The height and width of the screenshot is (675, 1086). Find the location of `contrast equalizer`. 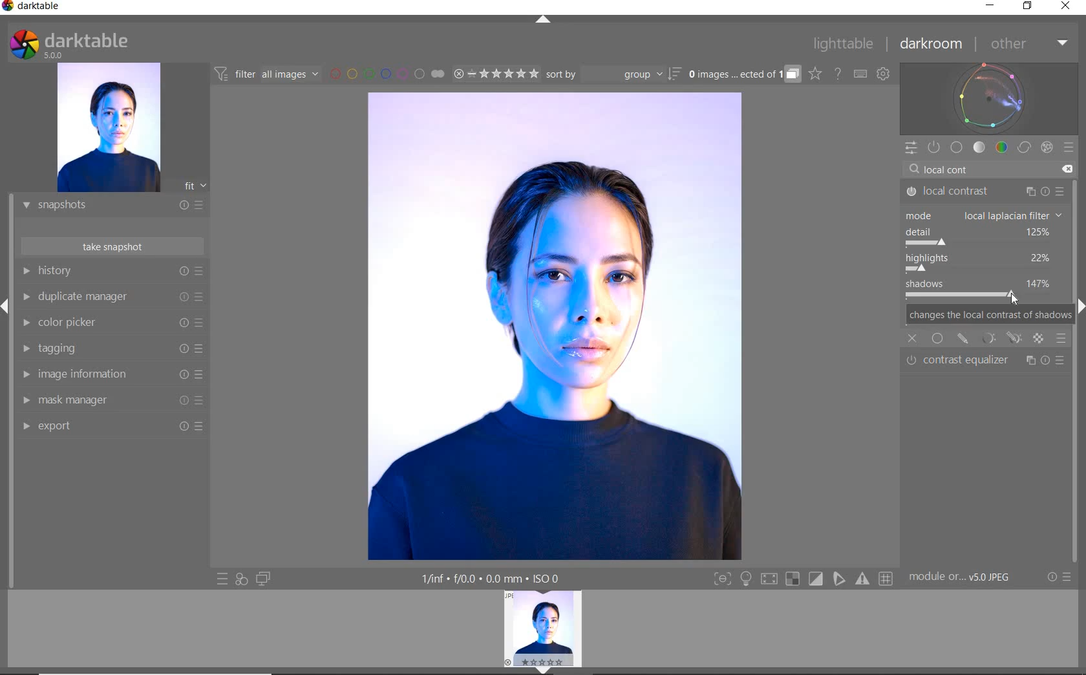

contrast equalizer is located at coordinates (986, 361).